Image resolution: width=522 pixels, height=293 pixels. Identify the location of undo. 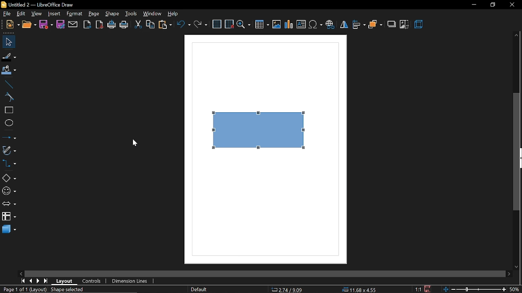
(183, 24).